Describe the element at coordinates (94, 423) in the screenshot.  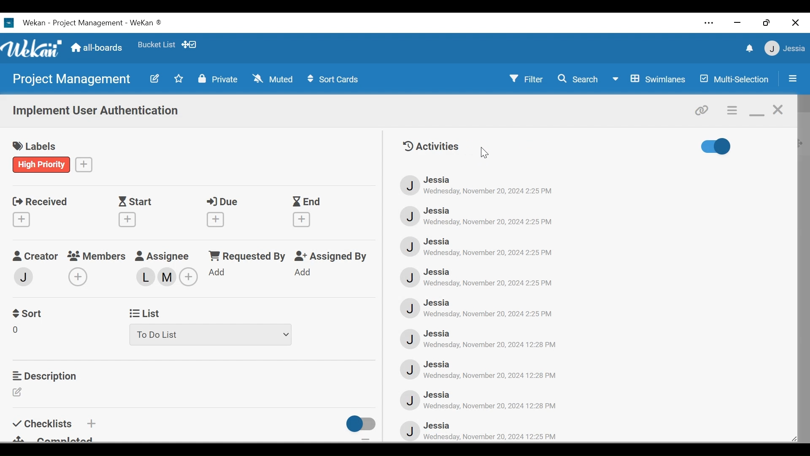
I see `Add` at that location.